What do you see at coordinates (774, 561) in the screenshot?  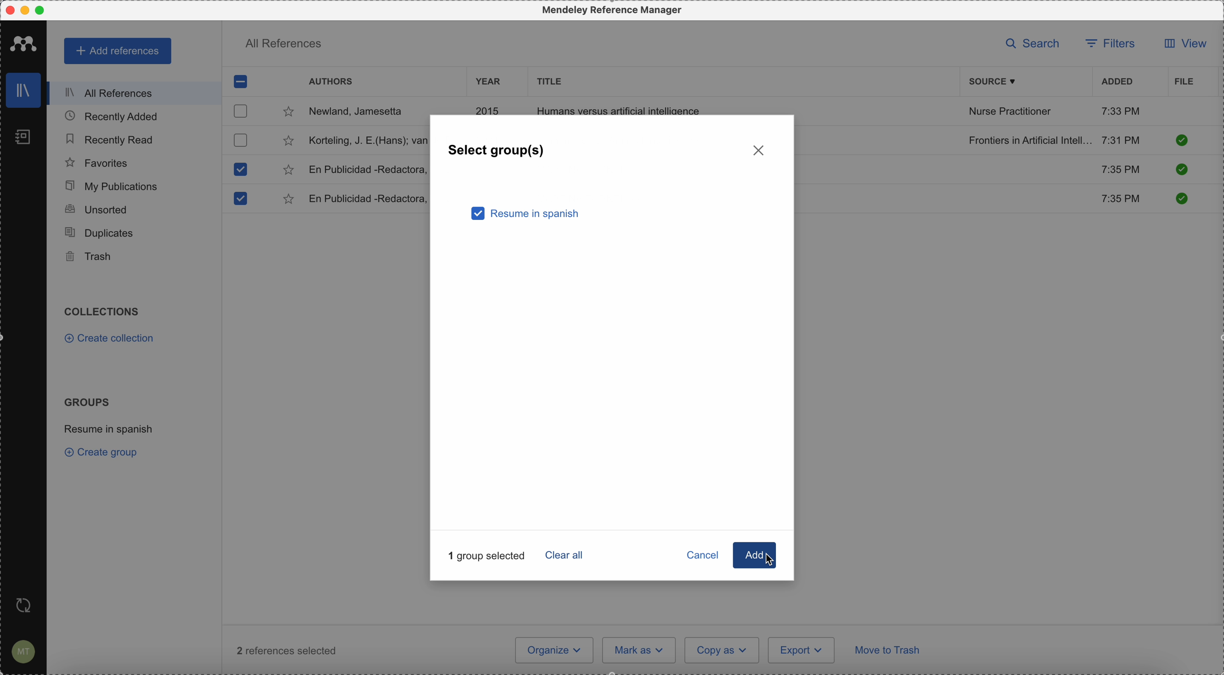 I see `cursor` at bounding box center [774, 561].